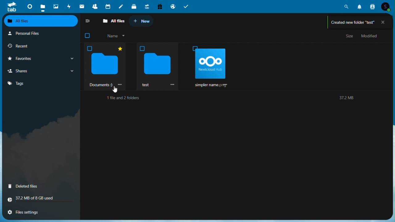 This screenshot has width=395, height=222. What do you see at coordinates (144, 22) in the screenshot?
I see `+ New` at bounding box center [144, 22].